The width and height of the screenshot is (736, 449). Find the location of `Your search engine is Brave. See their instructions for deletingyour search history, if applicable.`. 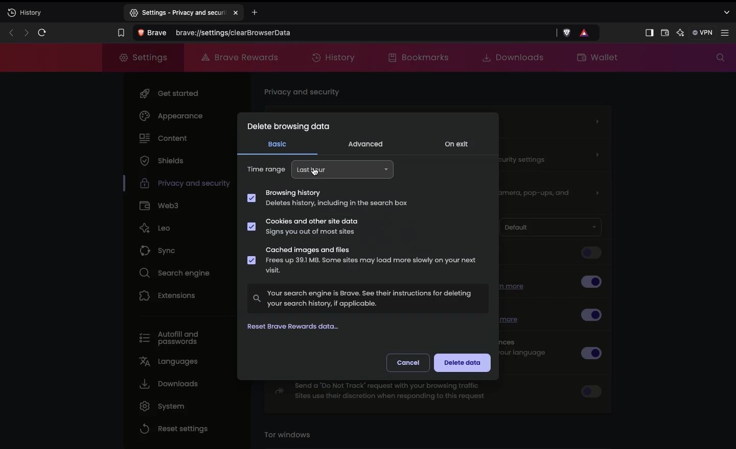

Your search engine is Brave. See their instructions for deletingyour search history, if applicable. is located at coordinates (368, 297).